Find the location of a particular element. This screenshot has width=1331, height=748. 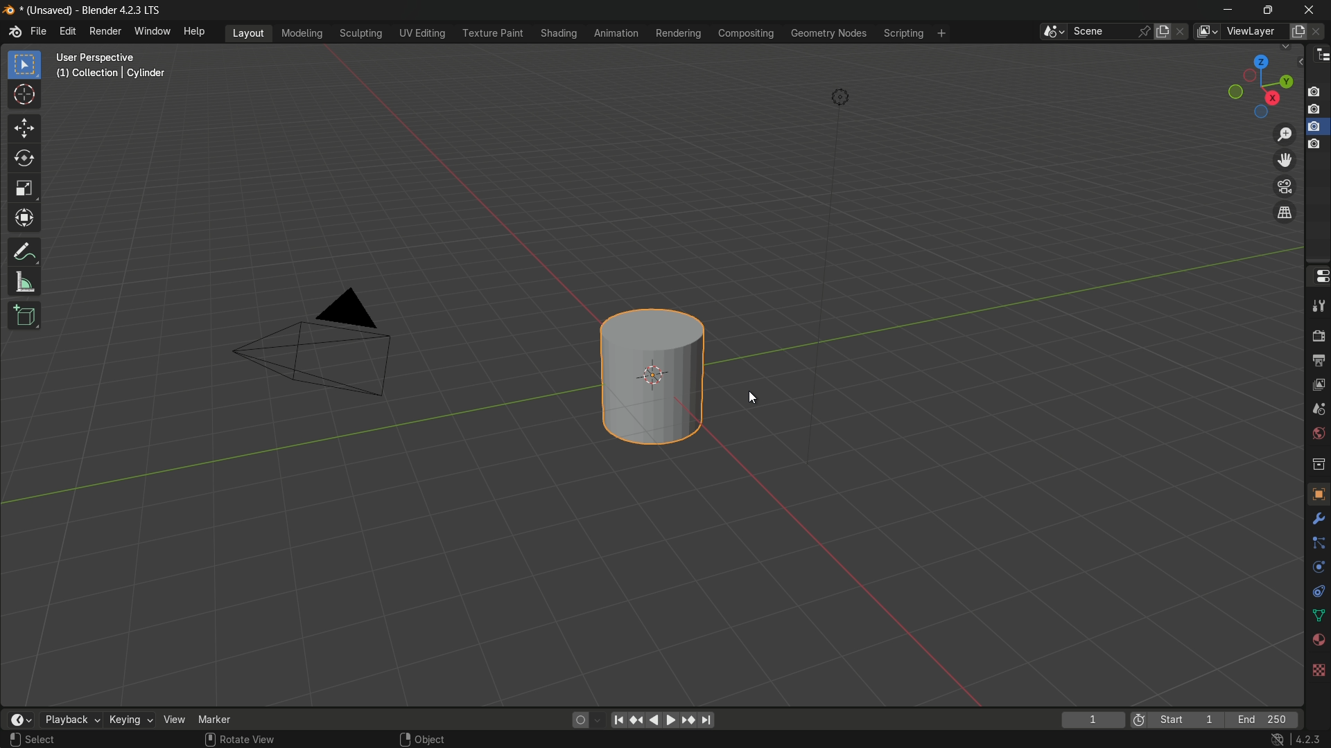

render is located at coordinates (1317, 337).